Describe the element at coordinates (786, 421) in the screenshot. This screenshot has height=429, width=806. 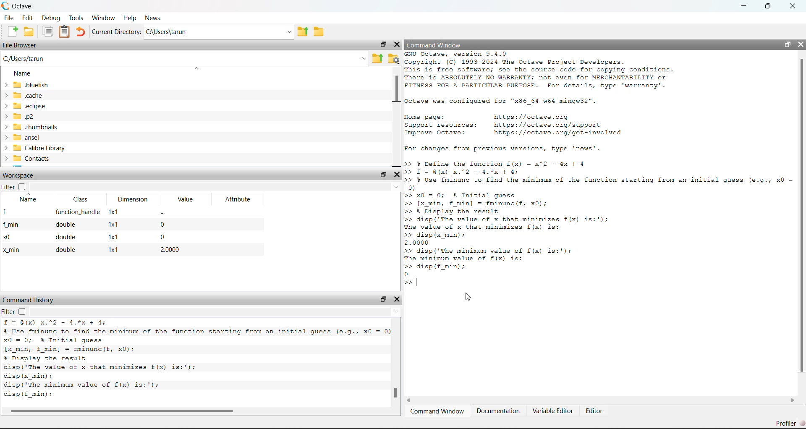
I see `Profiler` at that location.